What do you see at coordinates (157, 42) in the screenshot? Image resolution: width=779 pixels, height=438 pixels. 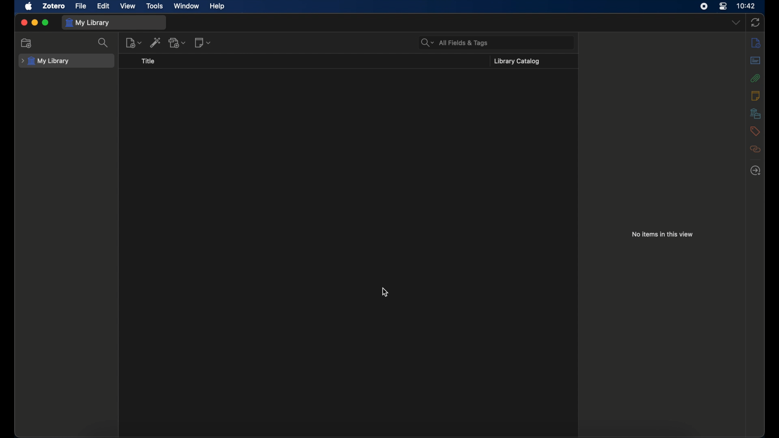 I see `add item by identifier` at bounding box center [157, 42].